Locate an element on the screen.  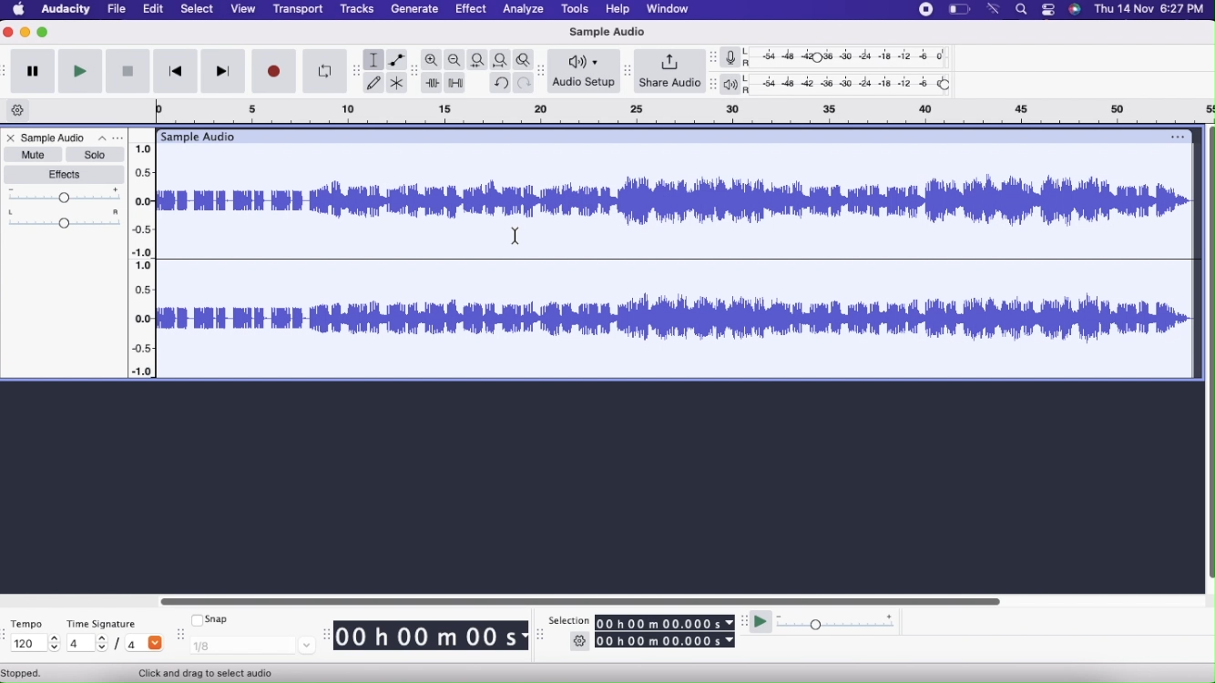
Trim audio outside selection is located at coordinates (433, 81).